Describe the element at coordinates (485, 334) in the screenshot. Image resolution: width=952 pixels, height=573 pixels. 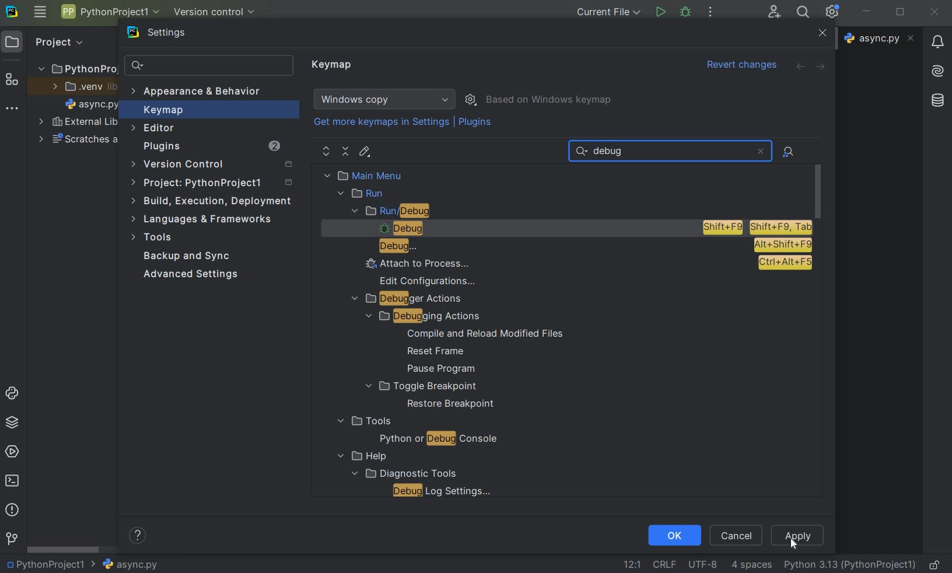
I see `compile and reload modified files` at that location.